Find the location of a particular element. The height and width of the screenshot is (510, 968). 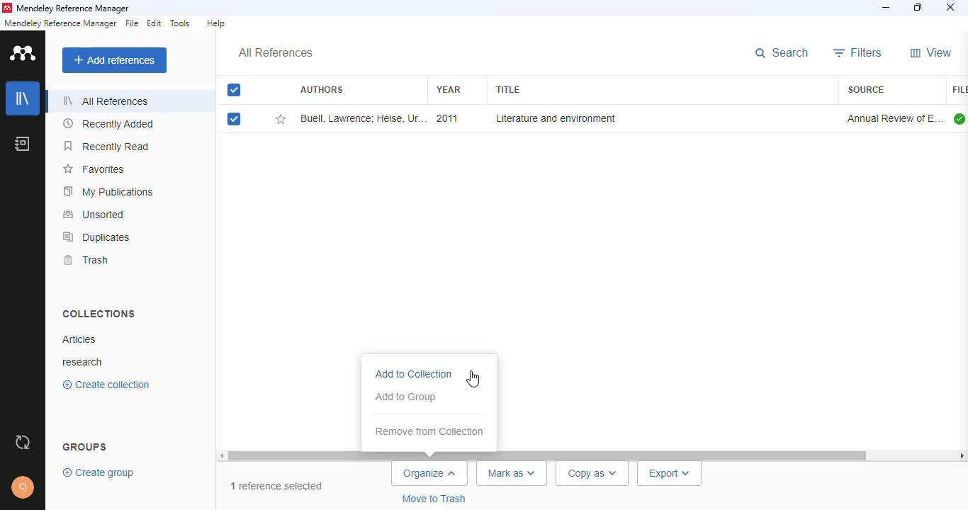

title is located at coordinates (507, 90).